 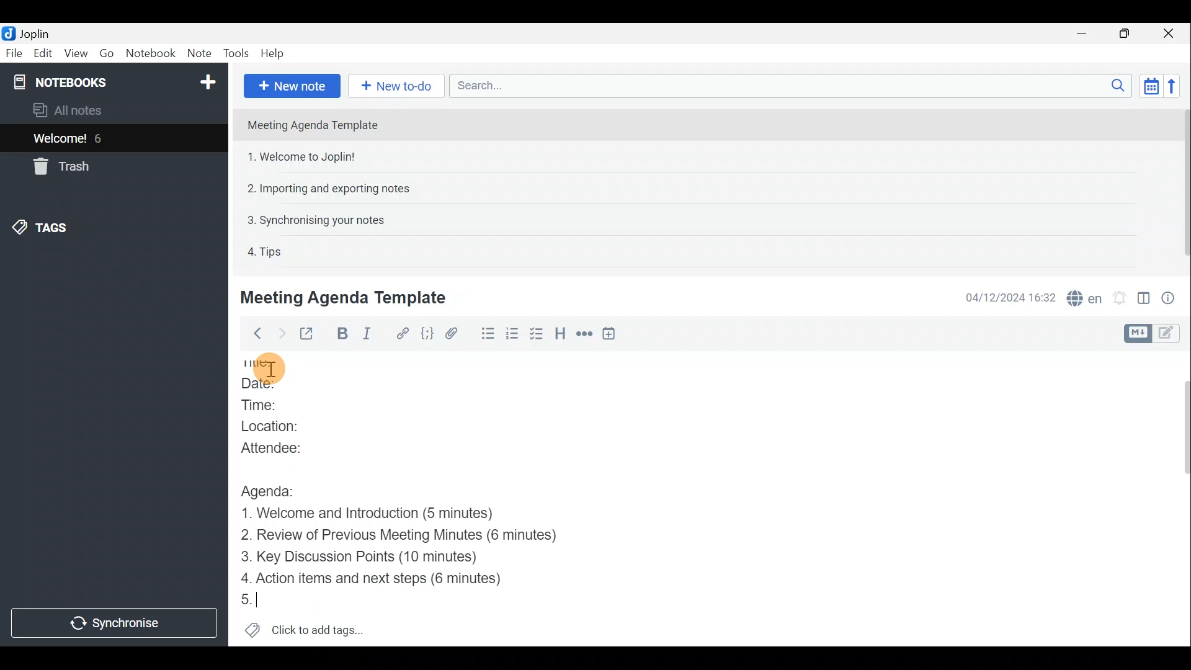 What do you see at coordinates (612, 336) in the screenshot?
I see `Insert time` at bounding box center [612, 336].